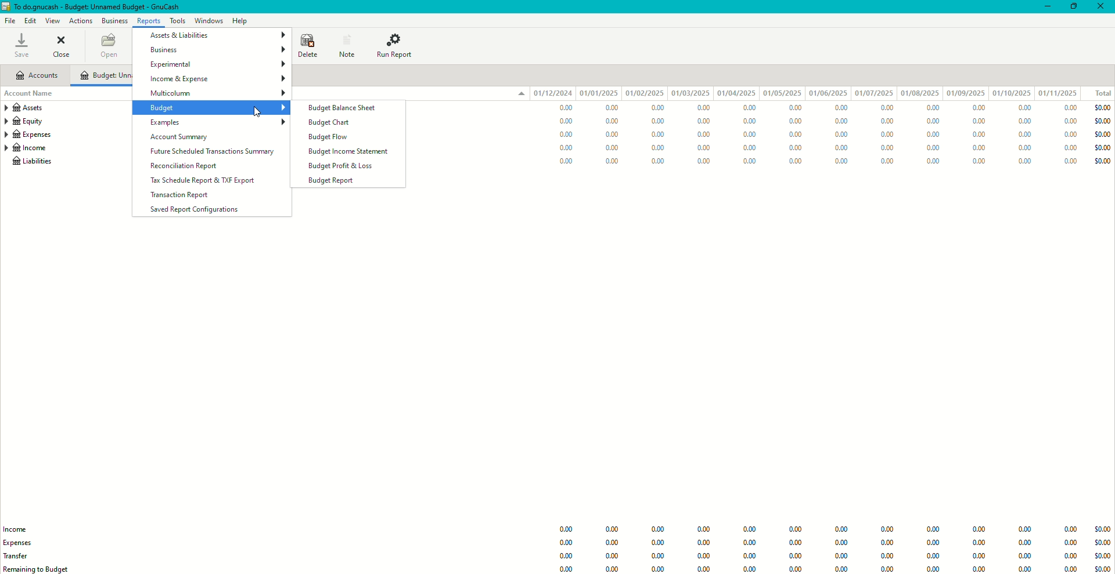 The width and height of the screenshot is (1115, 574). What do you see at coordinates (1070, 544) in the screenshot?
I see `0.00` at bounding box center [1070, 544].